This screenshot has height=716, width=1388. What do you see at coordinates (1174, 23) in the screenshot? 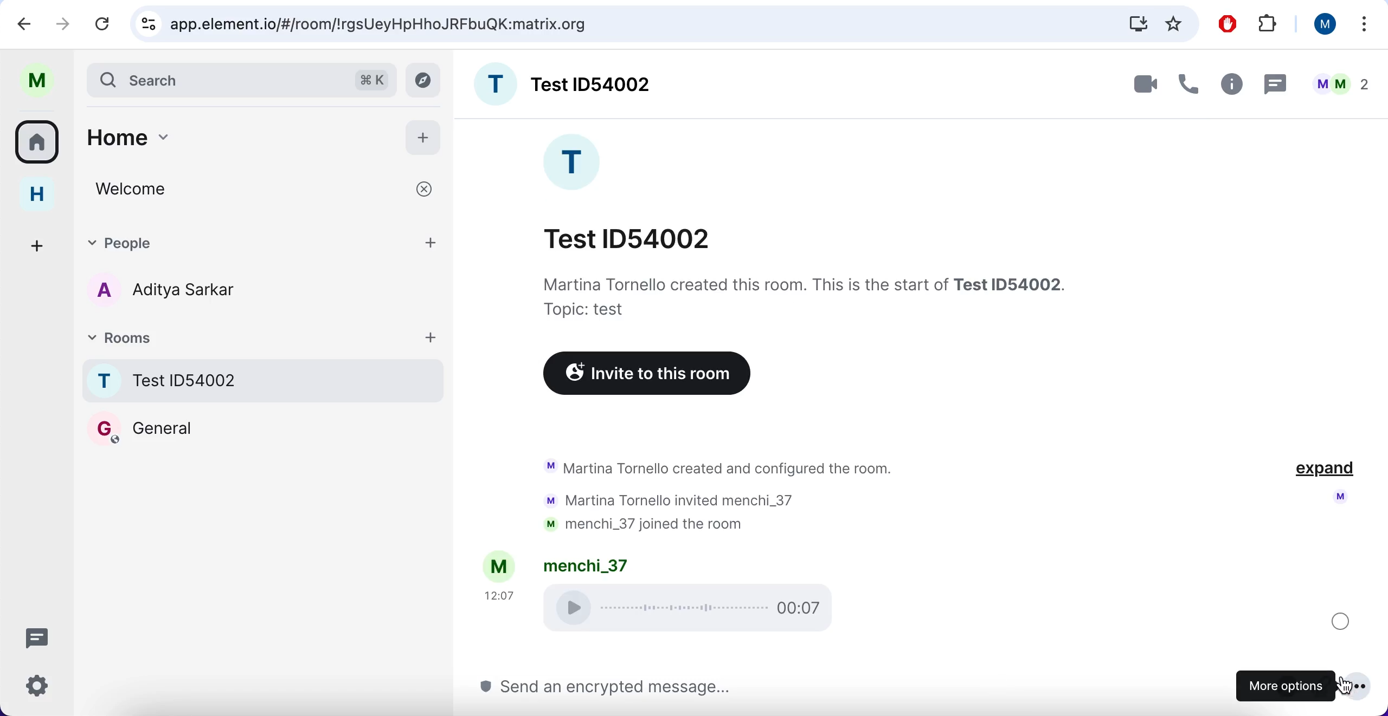
I see `favorites` at bounding box center [1174, 23].